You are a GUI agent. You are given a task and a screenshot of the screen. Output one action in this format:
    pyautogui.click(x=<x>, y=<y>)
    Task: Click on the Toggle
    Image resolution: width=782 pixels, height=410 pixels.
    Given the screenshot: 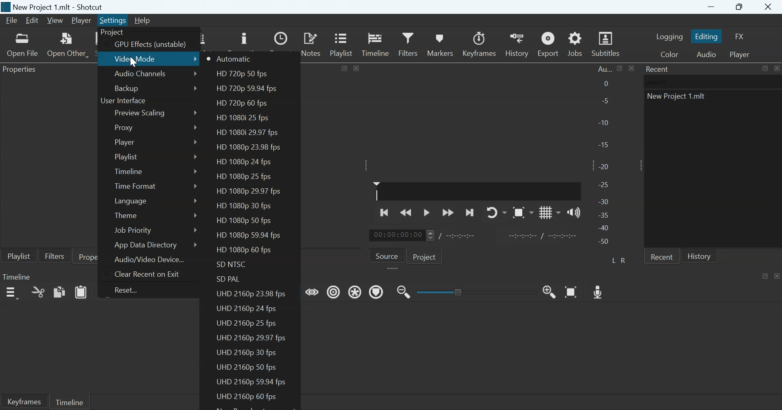 What is the action you would take?
    pyautogui.click(x=459, y=291)
    